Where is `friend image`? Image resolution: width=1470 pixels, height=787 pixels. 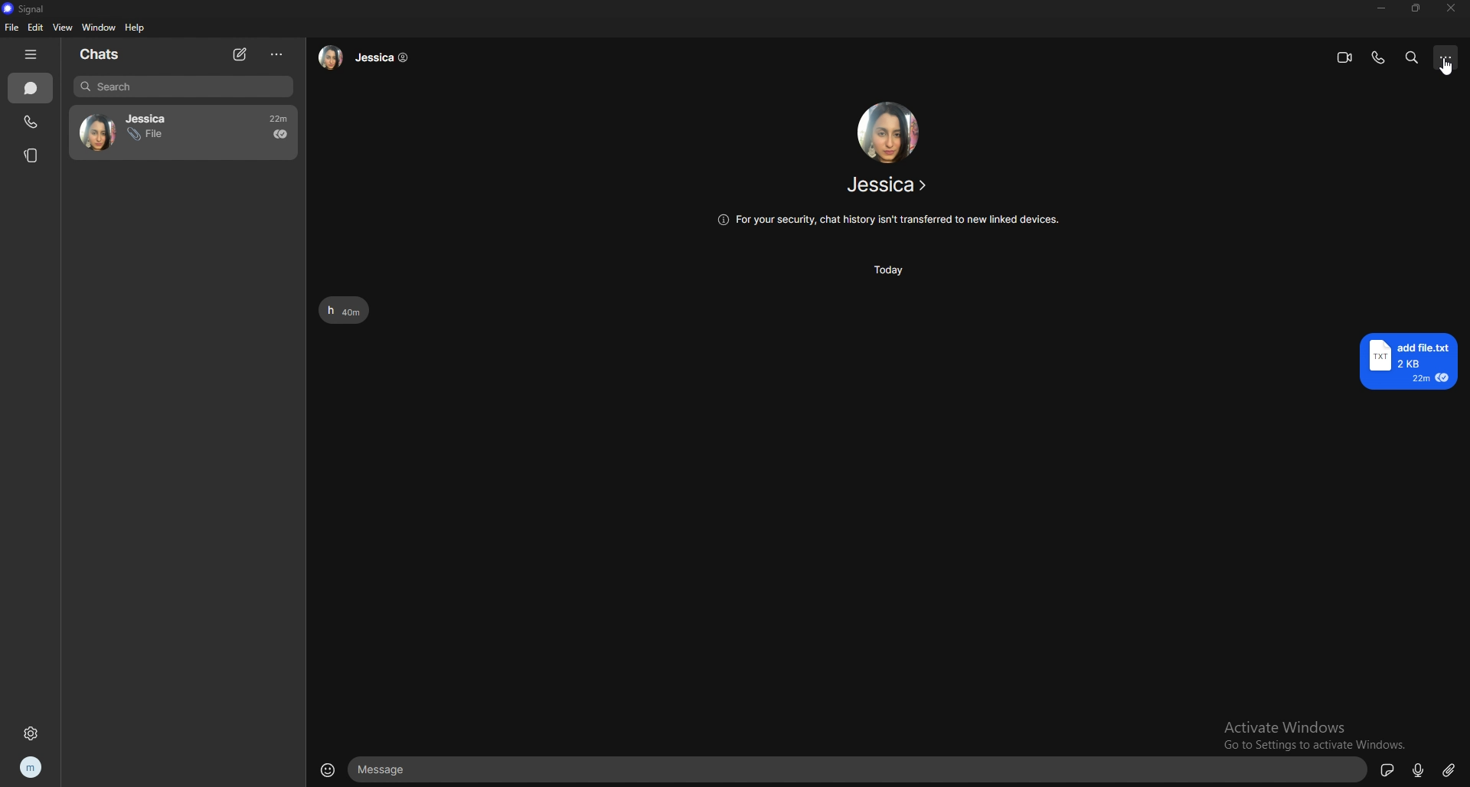
friend image is located at coordinates (887, 131).